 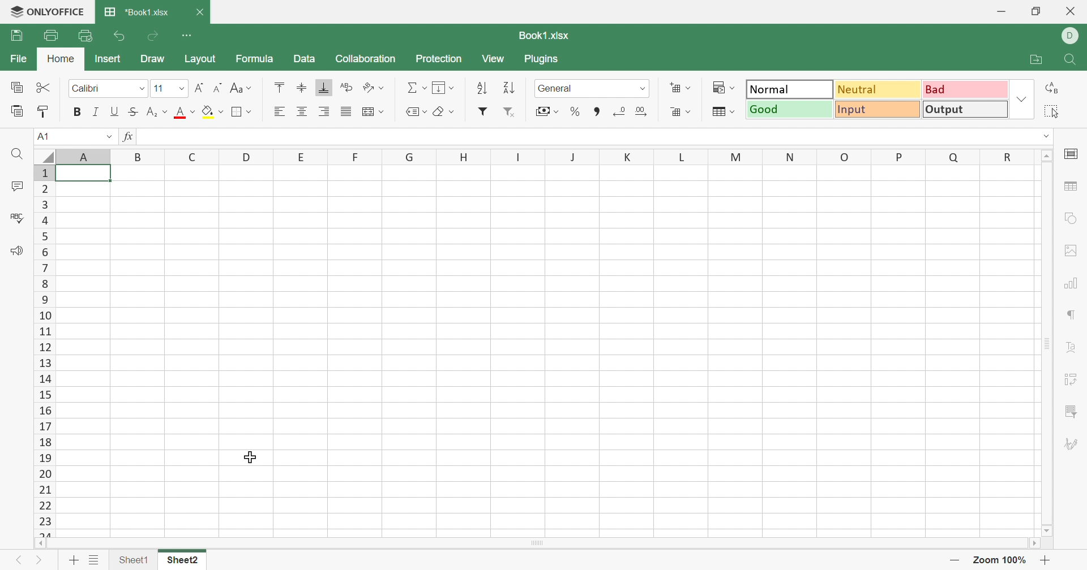 I want to click on Neutral, so click(x=878, y=89).